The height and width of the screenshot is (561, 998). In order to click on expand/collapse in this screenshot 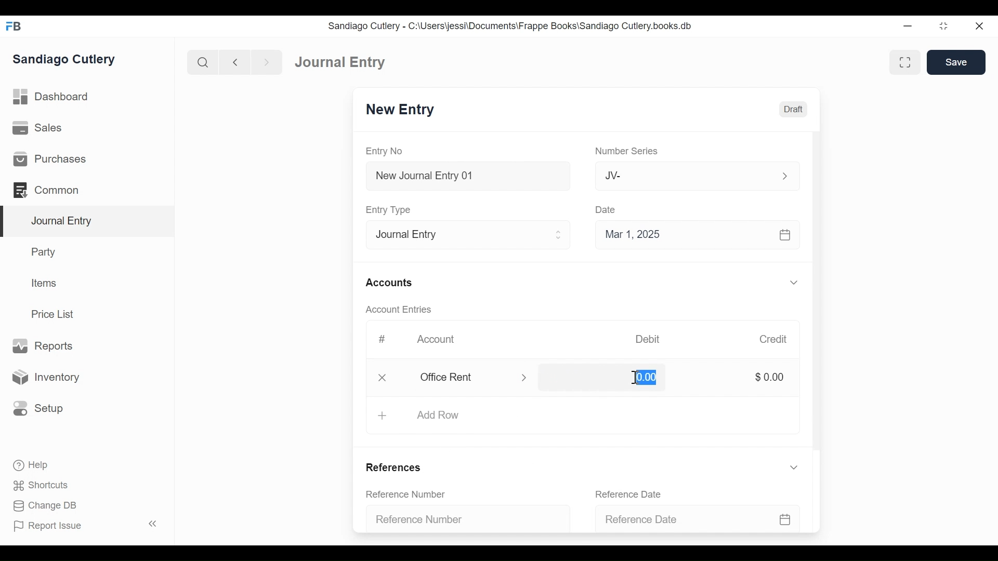, I will do `click(793, 282)`.